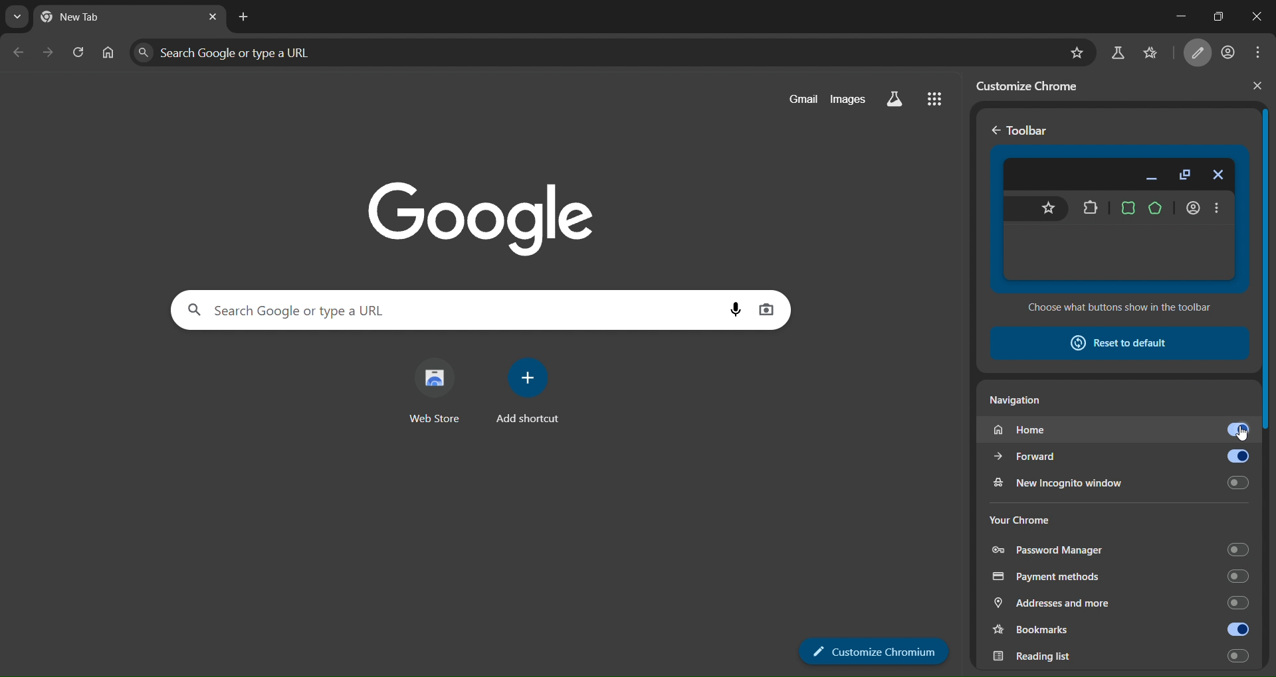  What do you see at coordinates (405, 309) in the screenshot?
I see `search panel` at bounding box center [405, 309].